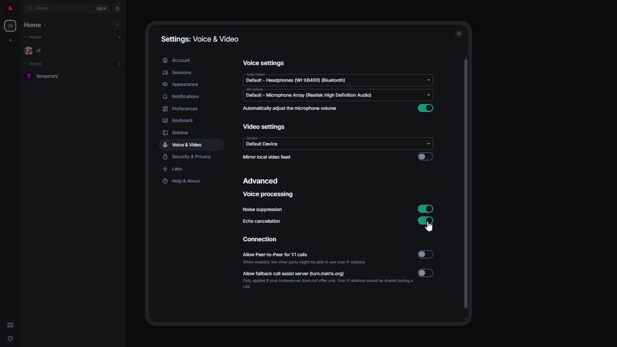  I want to click on room, so click(44, 77).